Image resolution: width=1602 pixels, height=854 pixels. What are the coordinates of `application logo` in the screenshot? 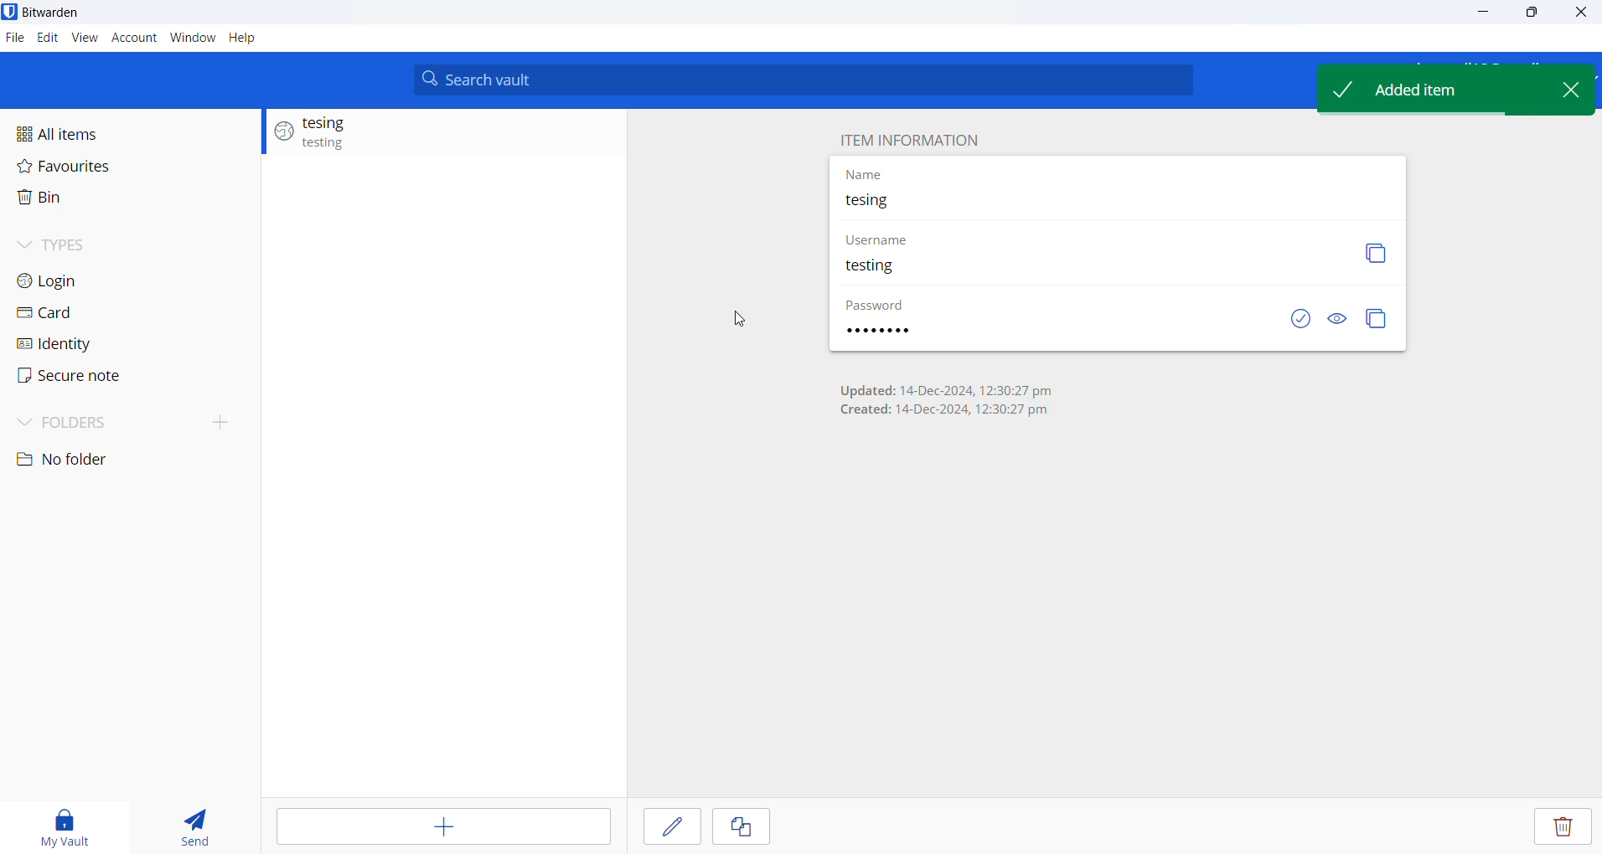 It's located at (10, 11).